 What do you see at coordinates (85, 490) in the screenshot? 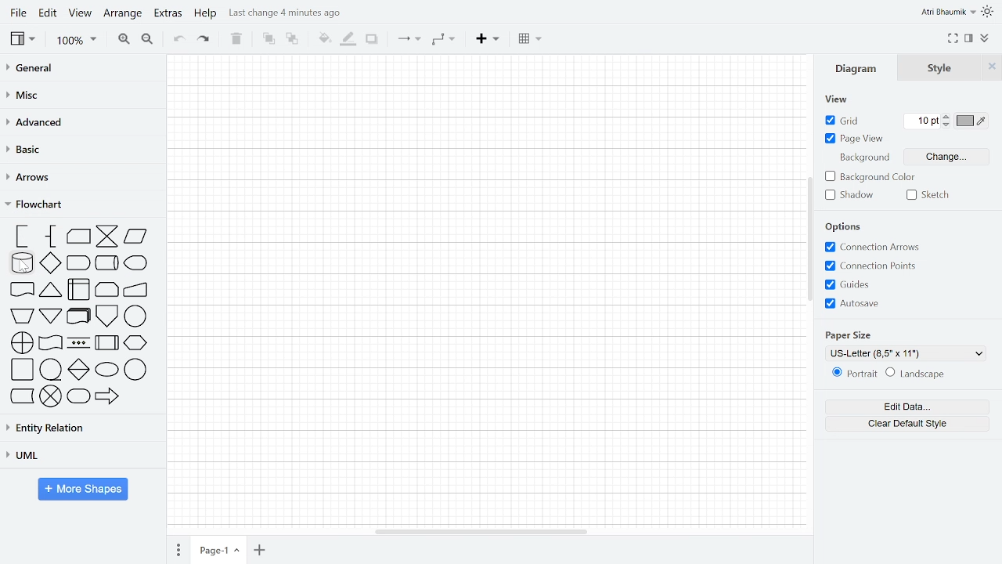
I see `More shapes` at bounding box center [85, 490].